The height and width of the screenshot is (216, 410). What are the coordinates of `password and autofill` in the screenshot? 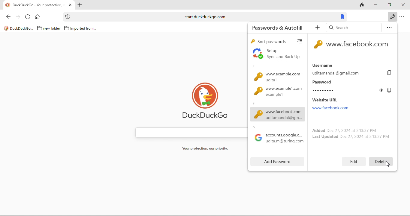 It's located at (277, 28).